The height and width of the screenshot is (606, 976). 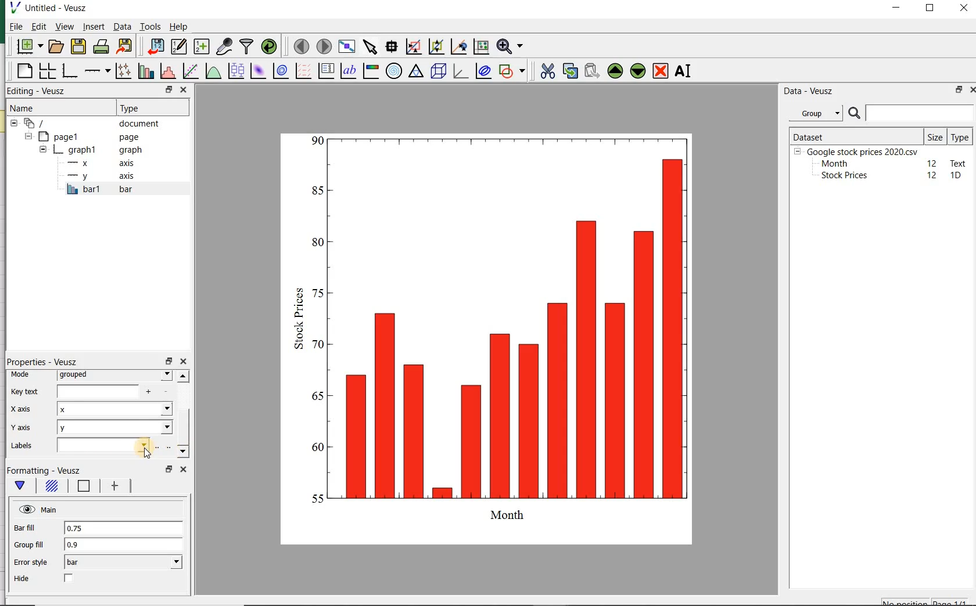 I want to click on x axis, so click(x=96, y=164).